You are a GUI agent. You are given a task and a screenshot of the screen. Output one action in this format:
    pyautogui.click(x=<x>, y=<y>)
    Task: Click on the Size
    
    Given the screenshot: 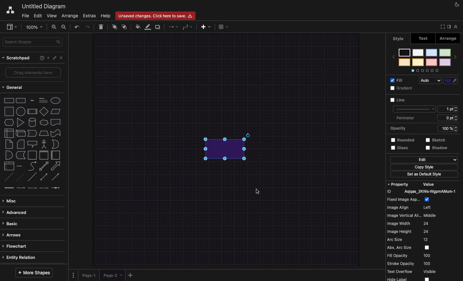 What is the action you would take?
    pyautogui.click(x=449, y=114)
    